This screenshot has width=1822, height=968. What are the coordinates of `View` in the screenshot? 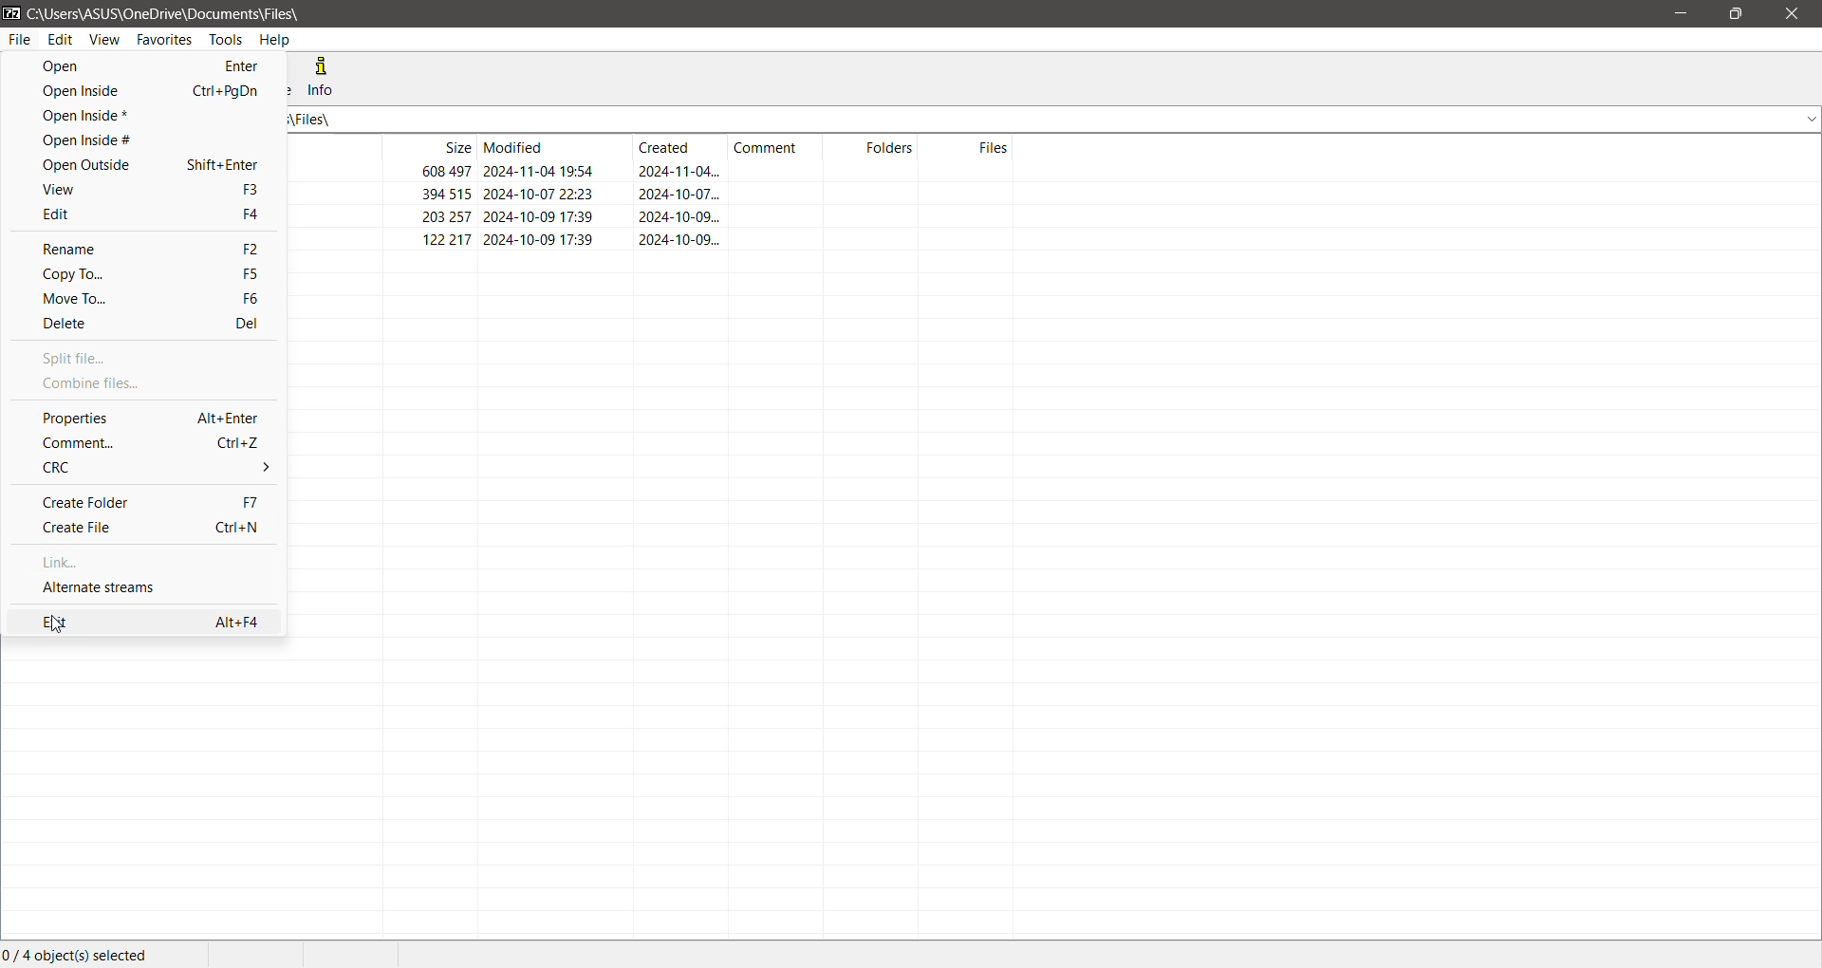 It's located at (150, 190).